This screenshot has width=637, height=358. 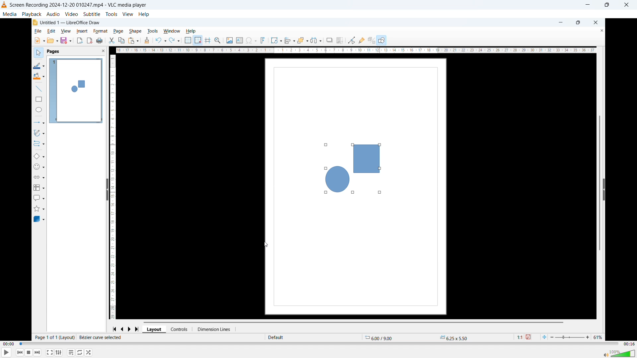 I want to click on Time elapsed , so click(x=9, y=344).